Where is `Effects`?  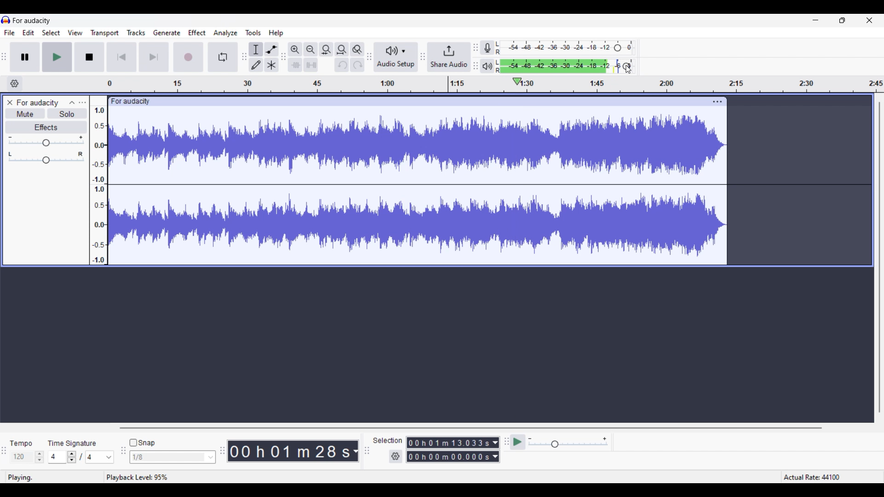
Effects is located at coordinates (46, 127).